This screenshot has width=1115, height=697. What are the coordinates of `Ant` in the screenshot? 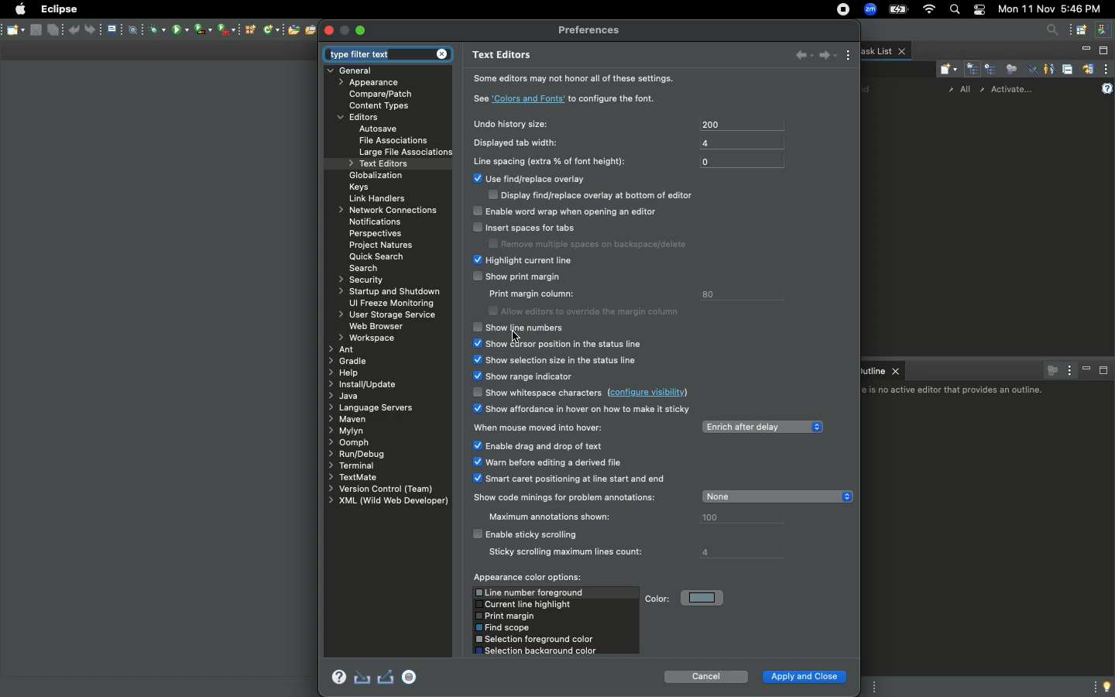 It's located at (343, 348).